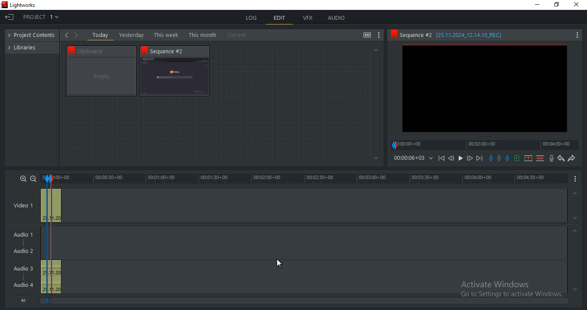  What do you see at coordinates (174, 77) in the screenshot?
I see `sequence 2` at bounding box center [174, 77].